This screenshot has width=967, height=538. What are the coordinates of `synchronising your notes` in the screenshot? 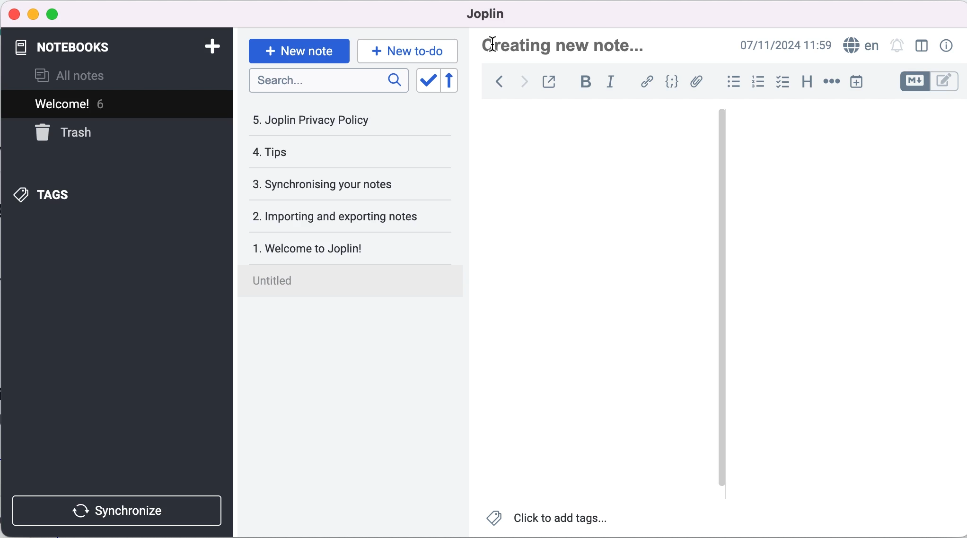 It's located at (344, 183).